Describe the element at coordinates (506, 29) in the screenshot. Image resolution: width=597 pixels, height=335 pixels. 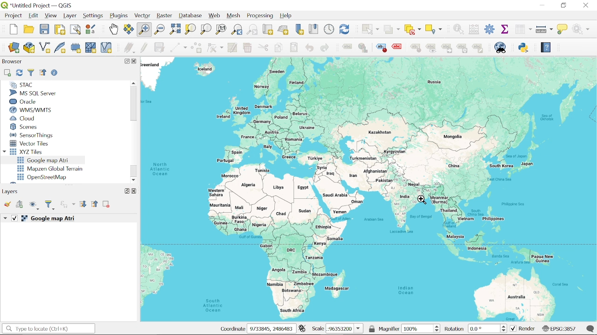
I see `Show statistical summary` at that location.